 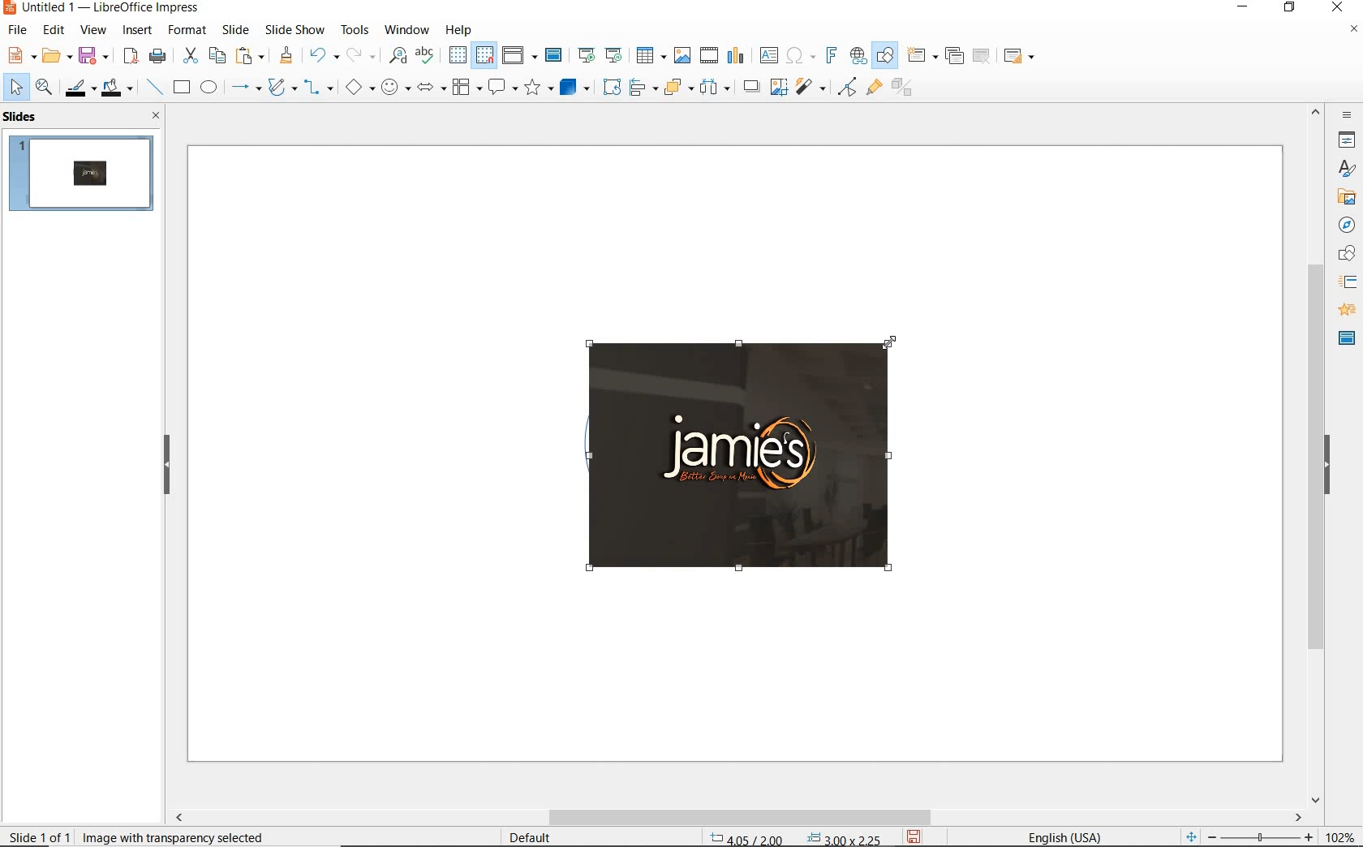 I want to click on symbol shapes, so click(x=395, y=87).